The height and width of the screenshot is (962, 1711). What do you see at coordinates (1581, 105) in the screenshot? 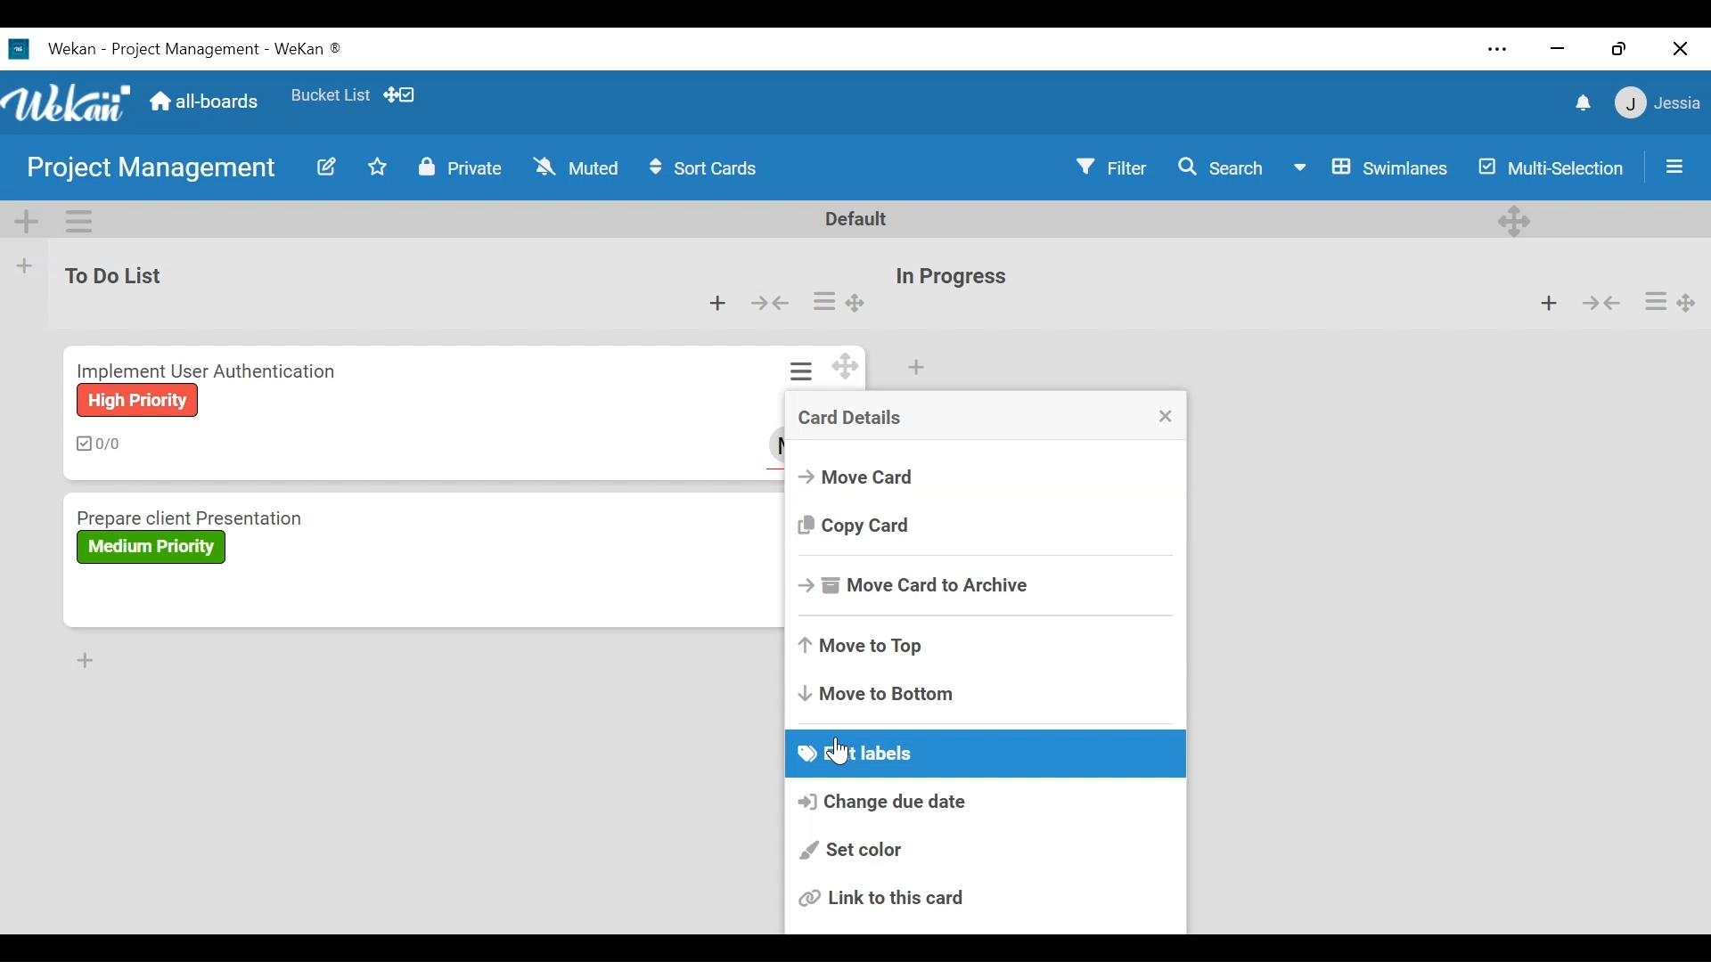
I see `notifications` at bounding box center [1581, 105].